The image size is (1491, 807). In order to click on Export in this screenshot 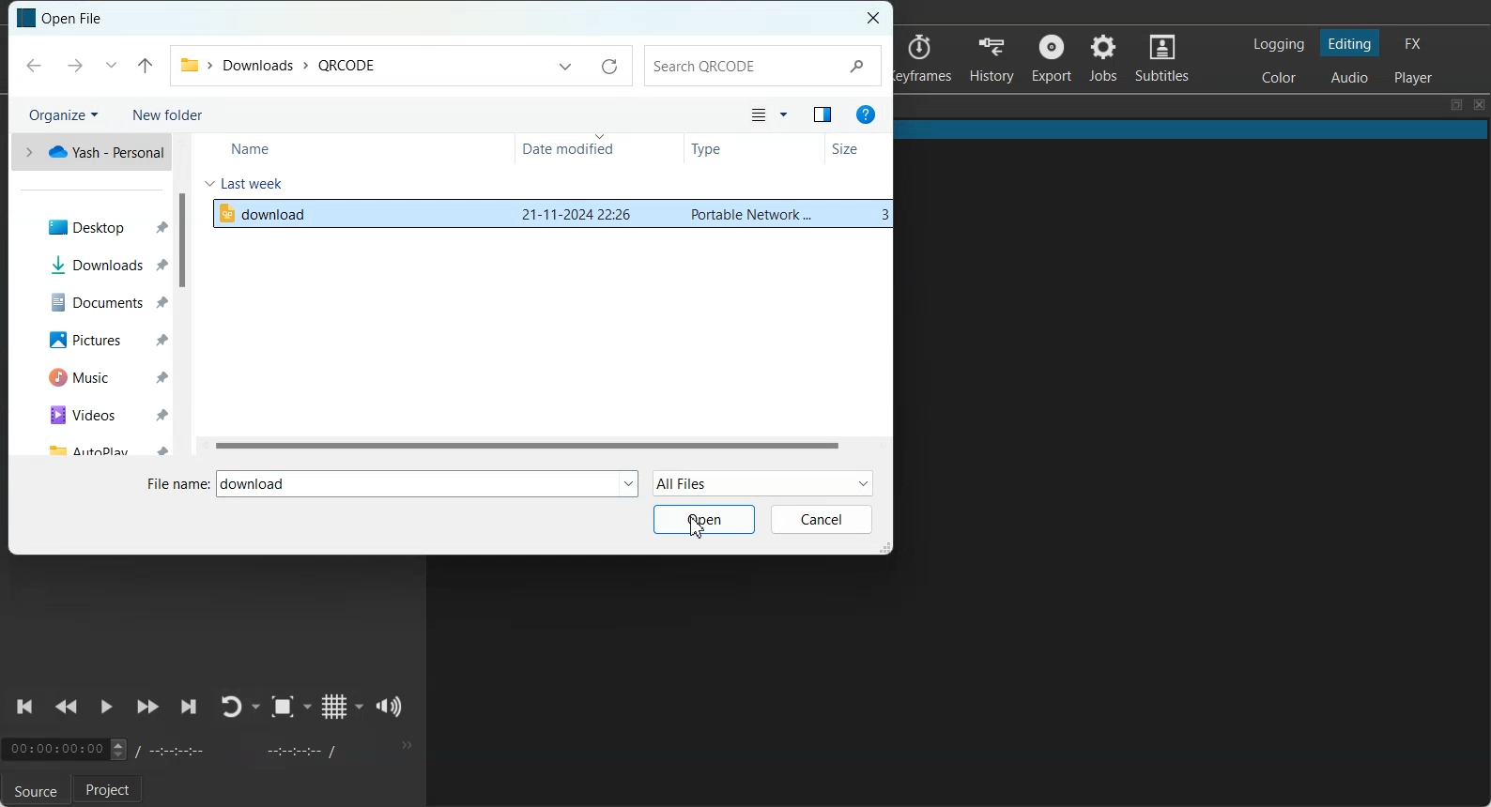, I will do `click(1051, 57)`.